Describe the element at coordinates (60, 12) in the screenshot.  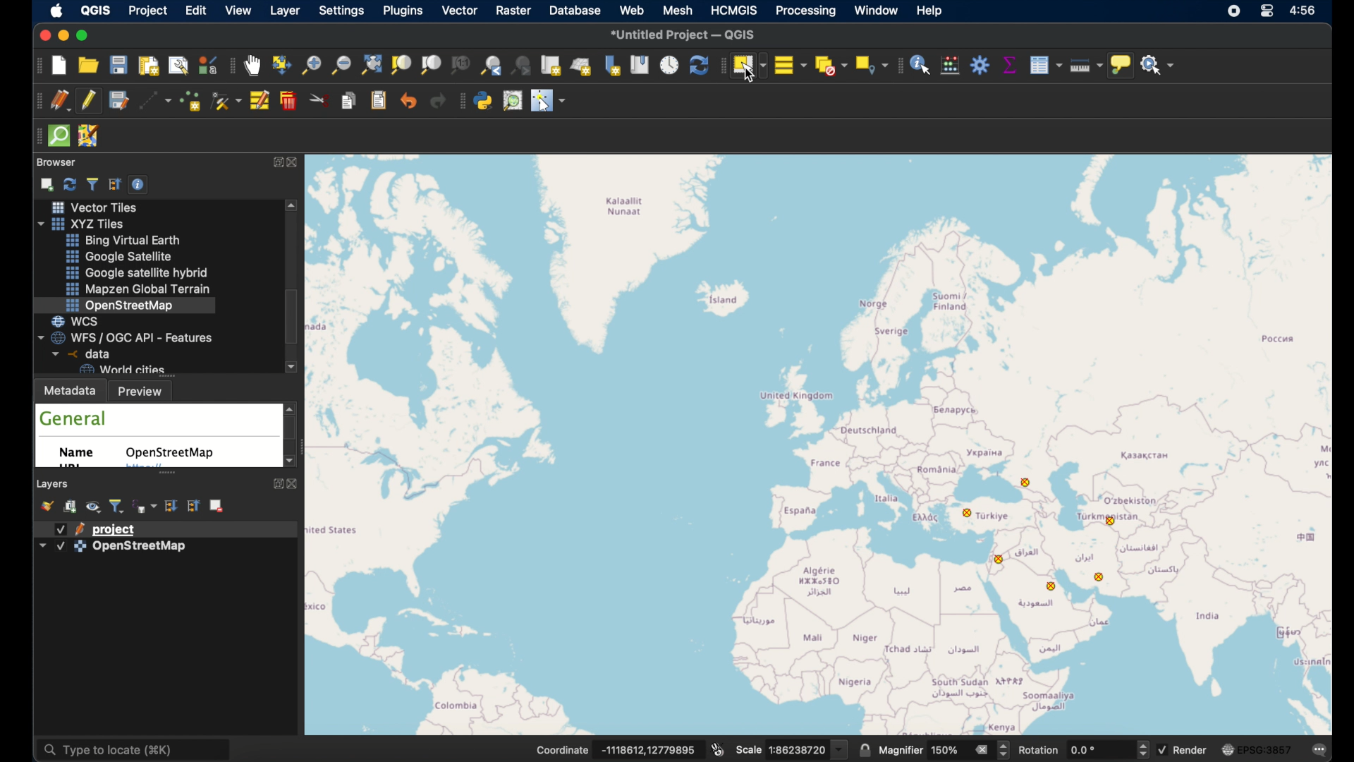
I see `apple icon` at that location.